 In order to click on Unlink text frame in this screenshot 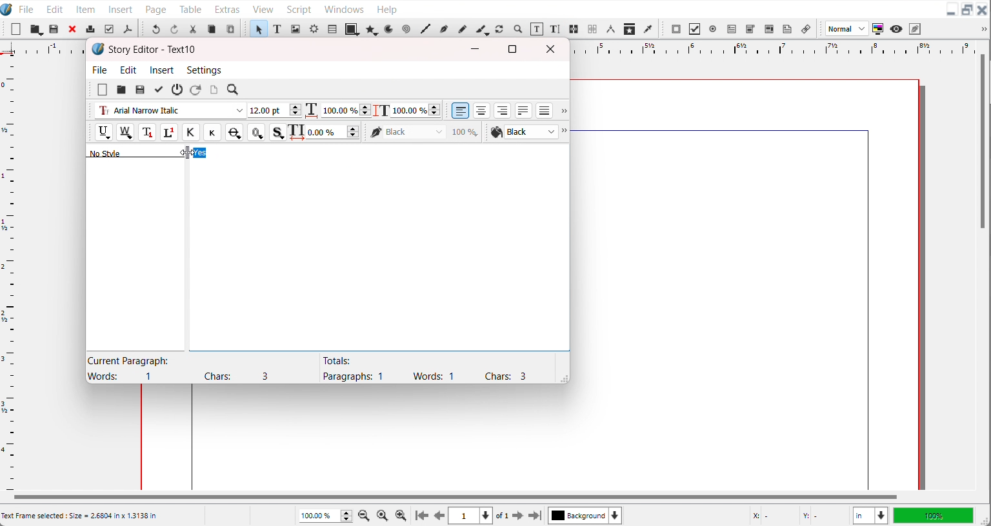, I will do `click(592, 29)`.